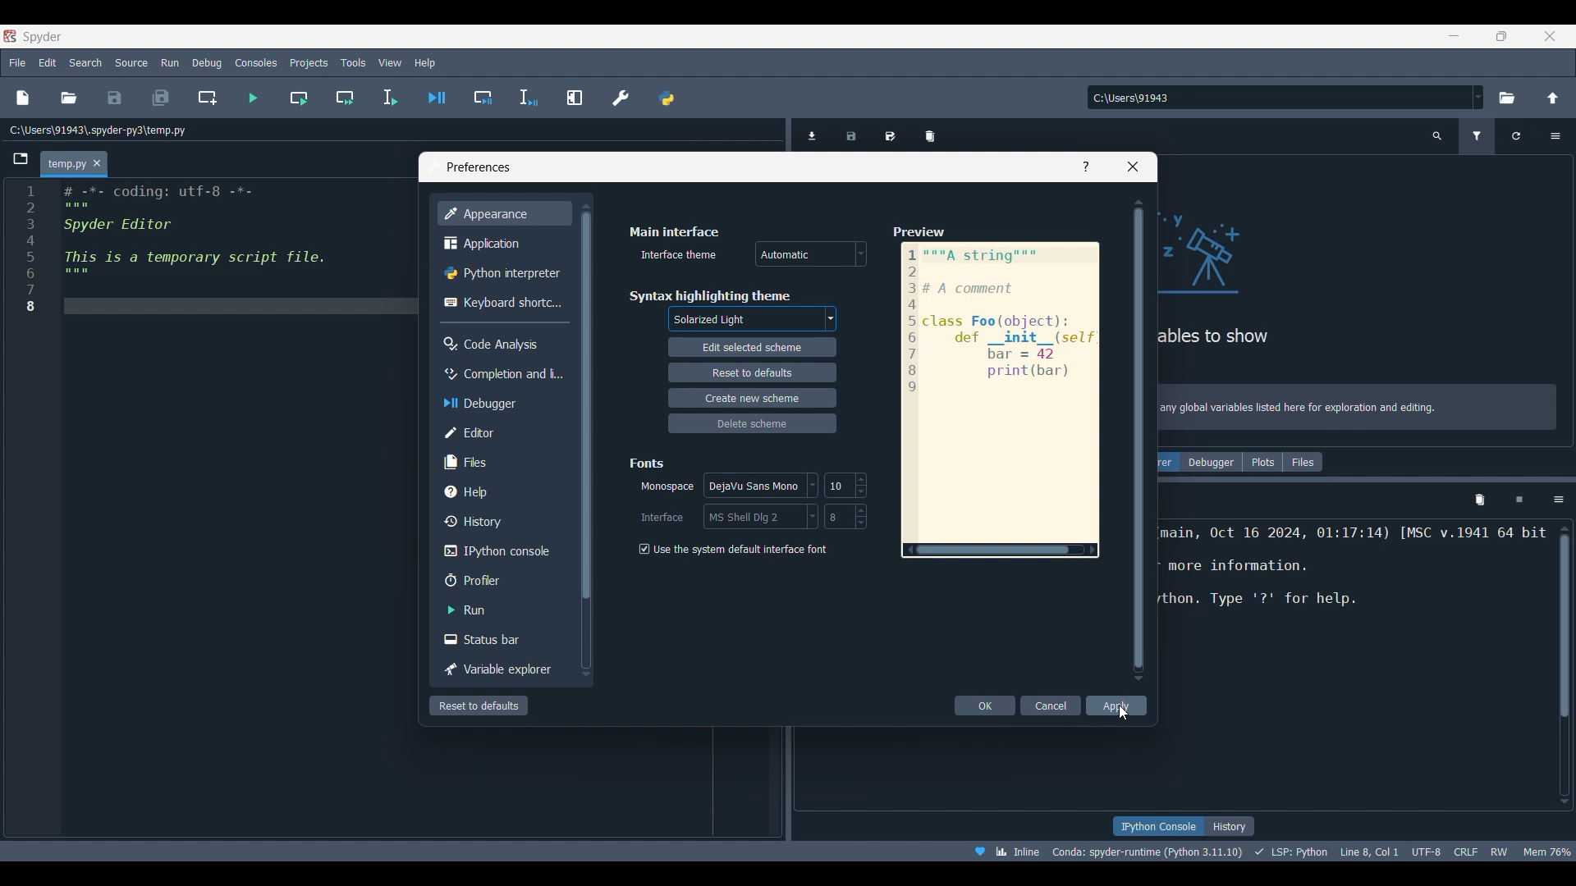 Image resolution: width=1576 pixels, height=886 pixels. I want to click on New file, so click(23, 98).